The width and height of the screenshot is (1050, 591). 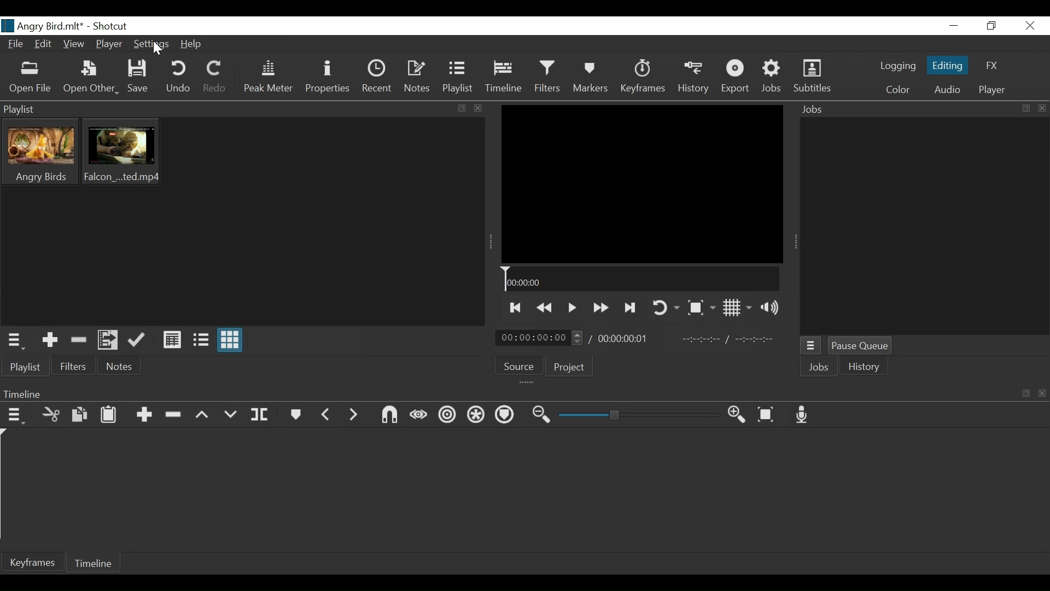 I want to click on Recent, so click(x=378, y=77).